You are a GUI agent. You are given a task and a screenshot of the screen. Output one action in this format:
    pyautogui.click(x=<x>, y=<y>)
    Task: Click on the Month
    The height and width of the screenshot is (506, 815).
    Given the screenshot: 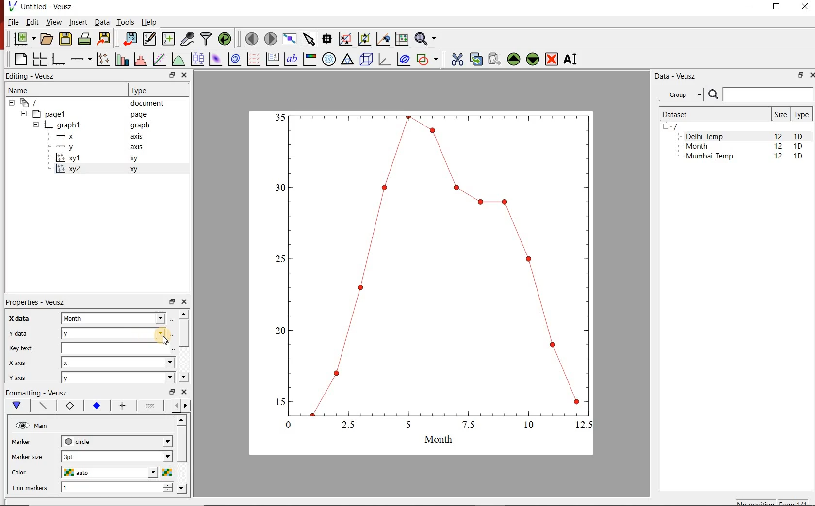 What is the action you would take?
    pyautogui.click(x=117, y=318)
    